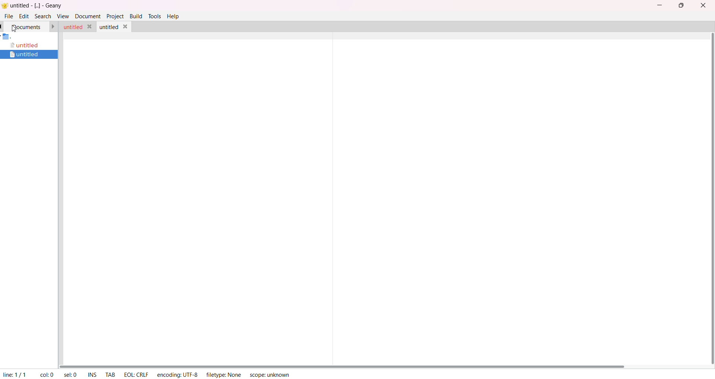 Image resolution: width=715 pixels, height=379 pixels. Describe the element at coordinates (72, 26) in the screenshot. I see `untitled` at that location.